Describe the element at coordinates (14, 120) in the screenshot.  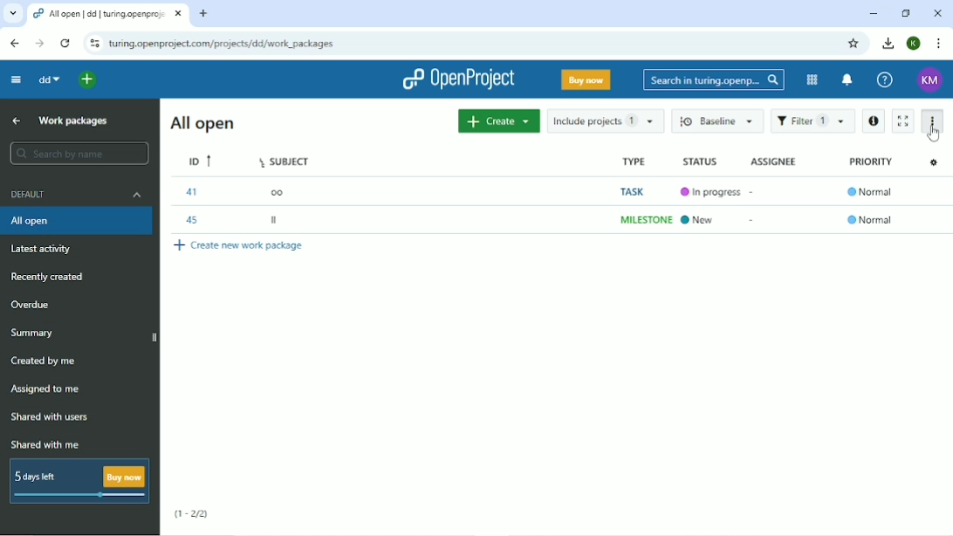
I see `Up` at that location.